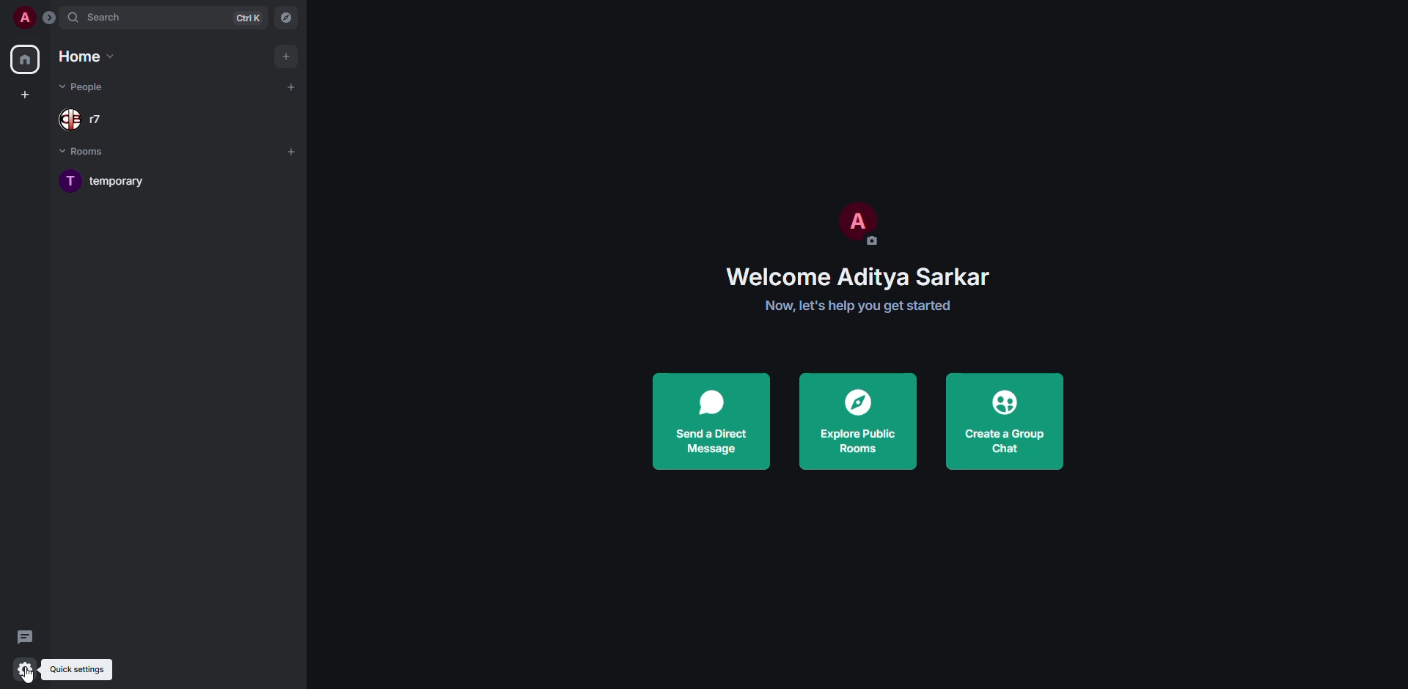 The width and height of the screenshot is (1408, 689). What do you see at coordinates (857, 421) in the screenshot?
I see `explore public rooms` at bounding box center [857, 421].